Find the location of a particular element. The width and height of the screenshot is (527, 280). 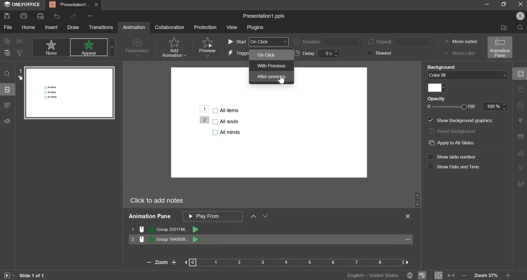

parameters is located at coordinates (137, 48).